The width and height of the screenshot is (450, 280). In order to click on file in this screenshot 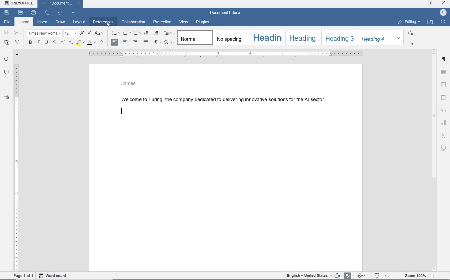, I will do `click(7, 22)`.